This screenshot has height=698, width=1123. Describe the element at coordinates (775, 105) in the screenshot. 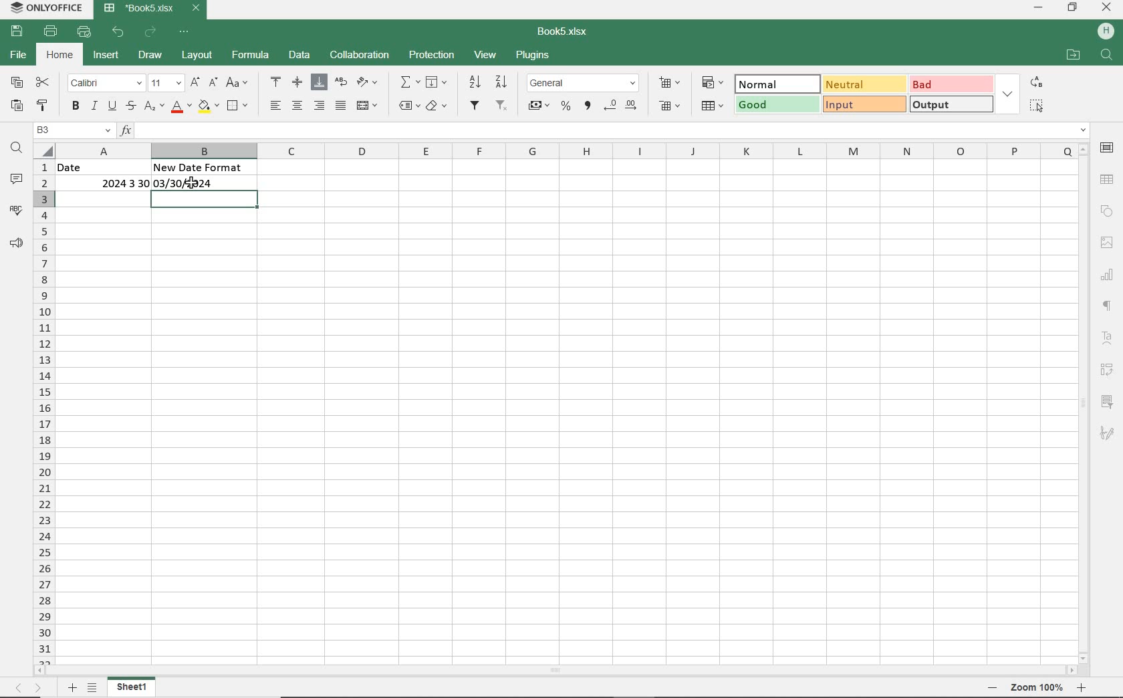

I see `GOOD` at that location.